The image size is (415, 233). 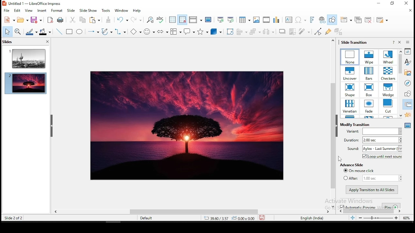 I want to click on close window, so click(x=406, y=4).